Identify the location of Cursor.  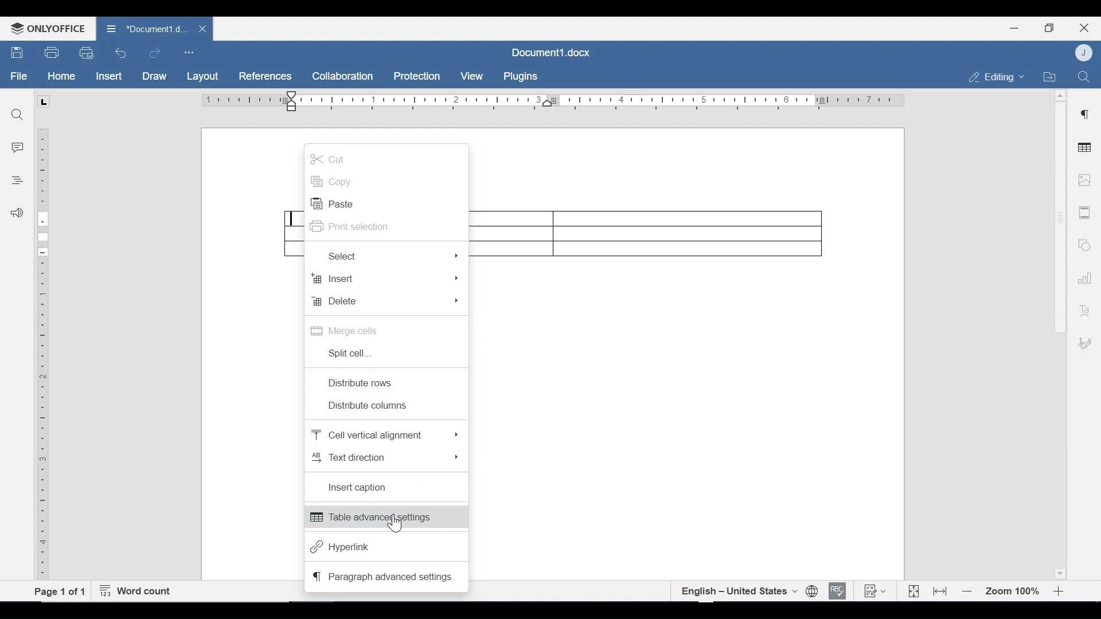
(394, 524).